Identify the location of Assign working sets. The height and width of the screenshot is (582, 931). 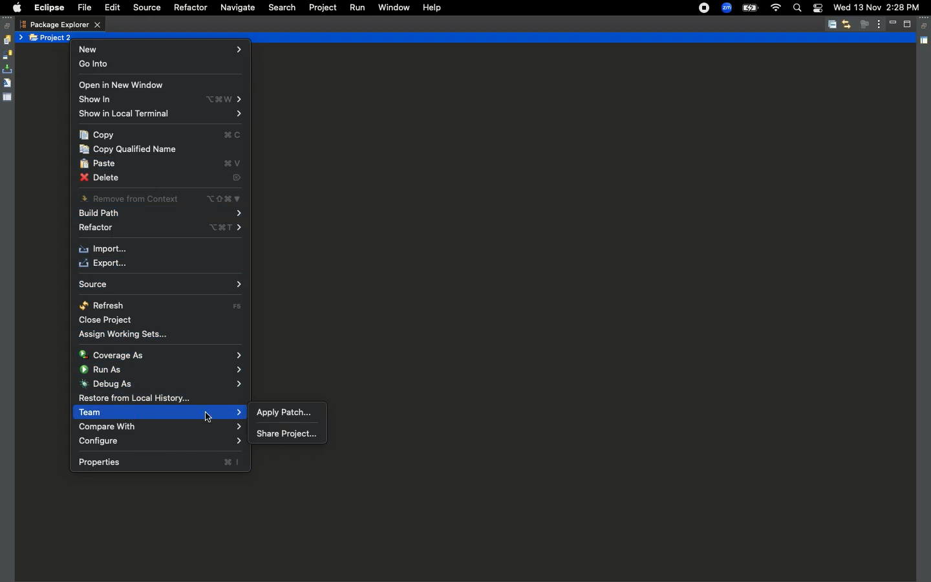
(127, 334).